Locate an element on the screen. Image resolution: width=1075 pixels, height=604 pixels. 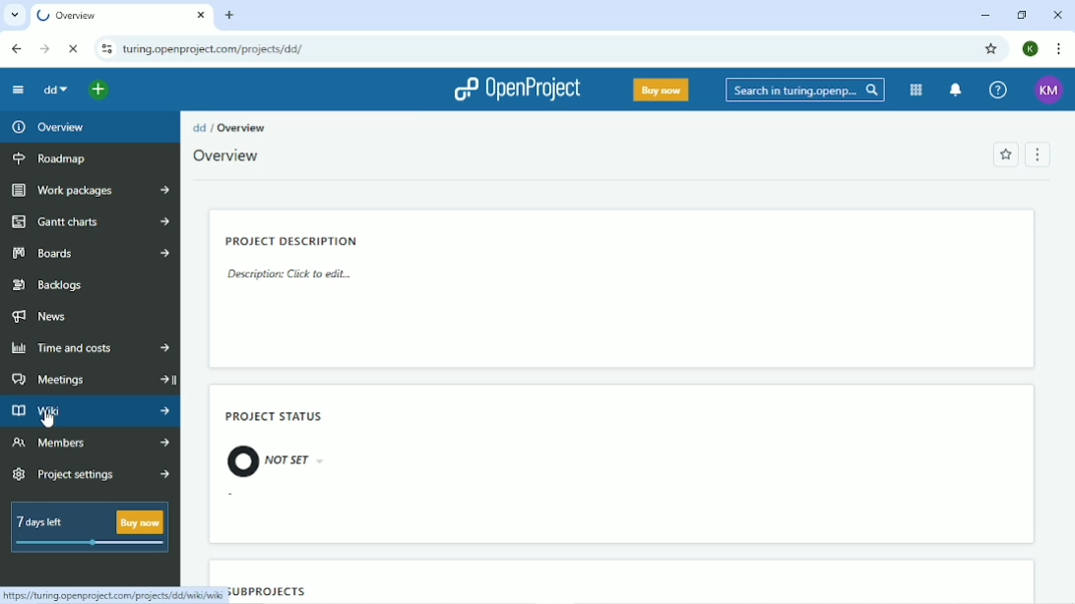
View site information is located at coordinates (104, 49).